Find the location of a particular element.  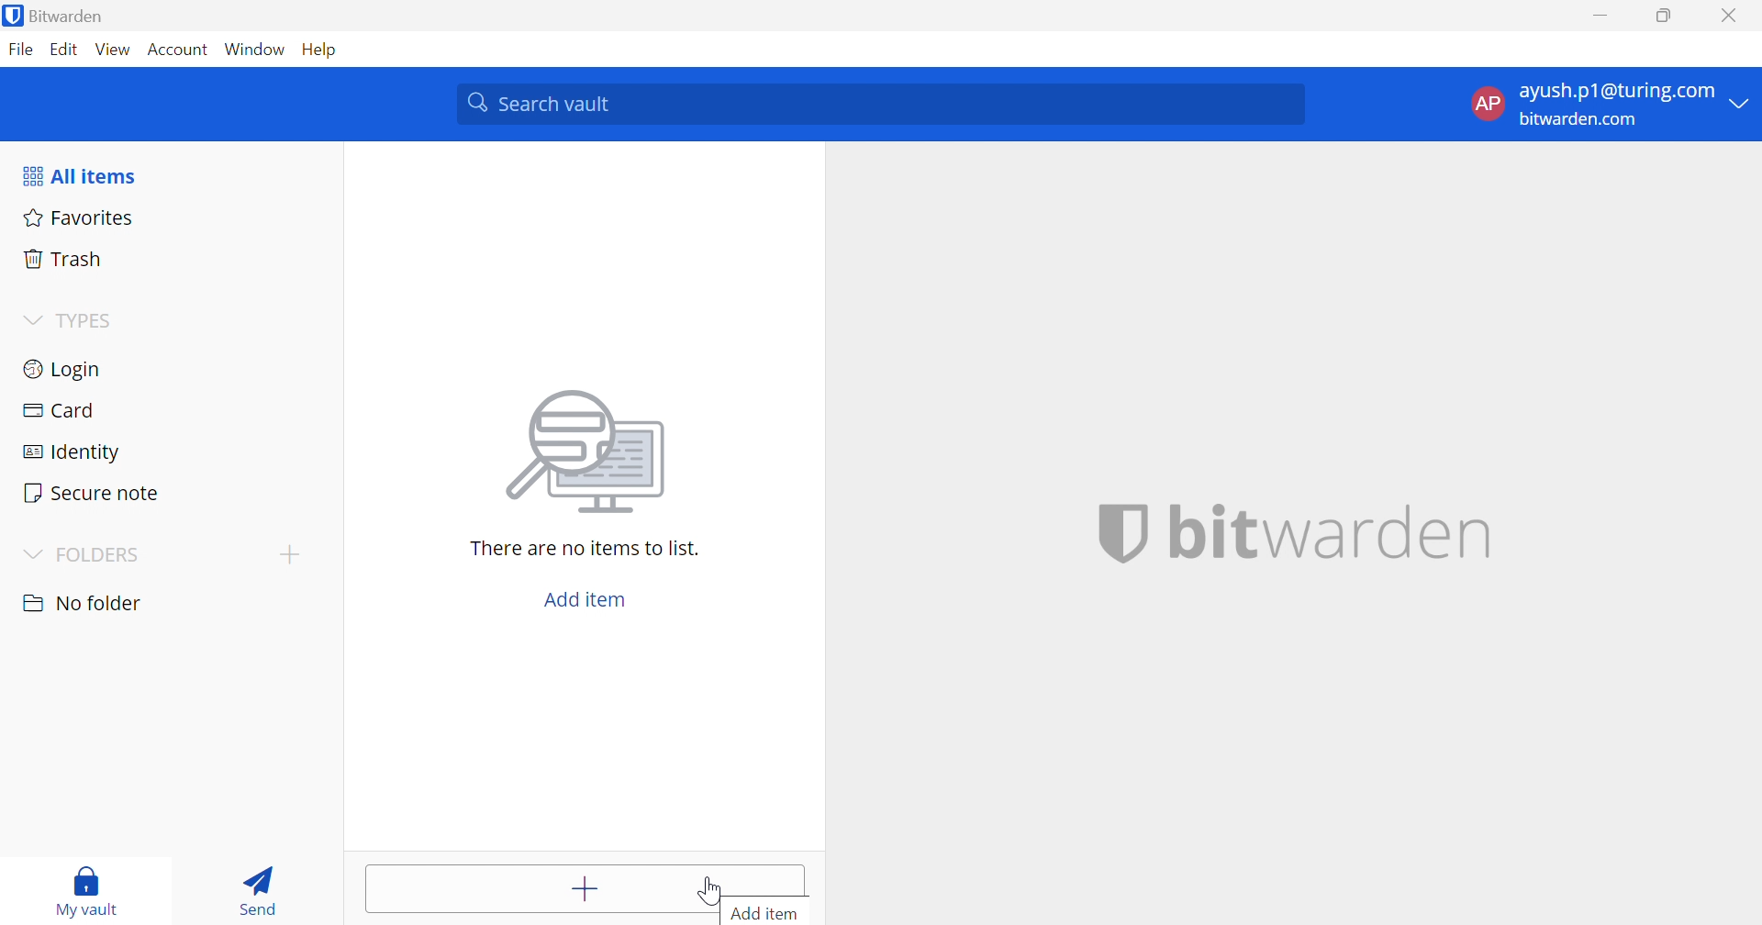

Close is located at coordinates (1732, 17).